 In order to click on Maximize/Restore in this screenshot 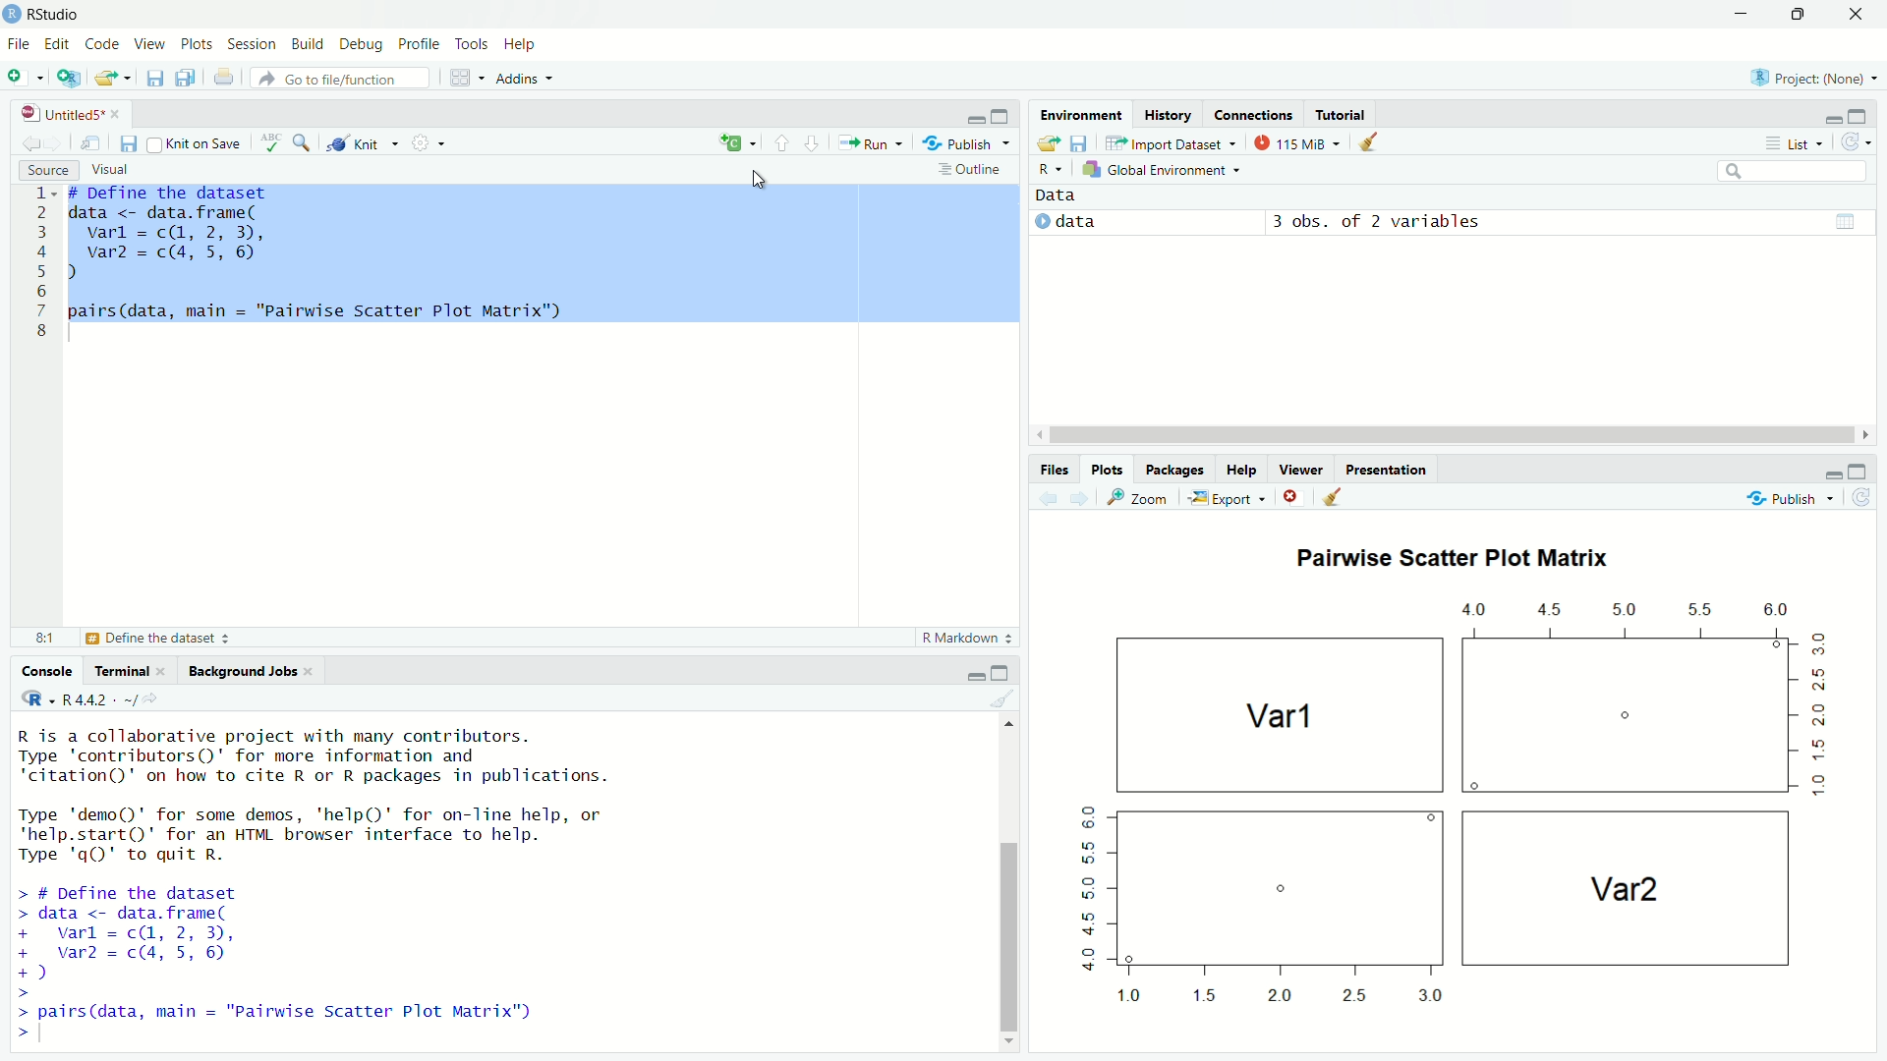, I will do `click(1799, 12)`.